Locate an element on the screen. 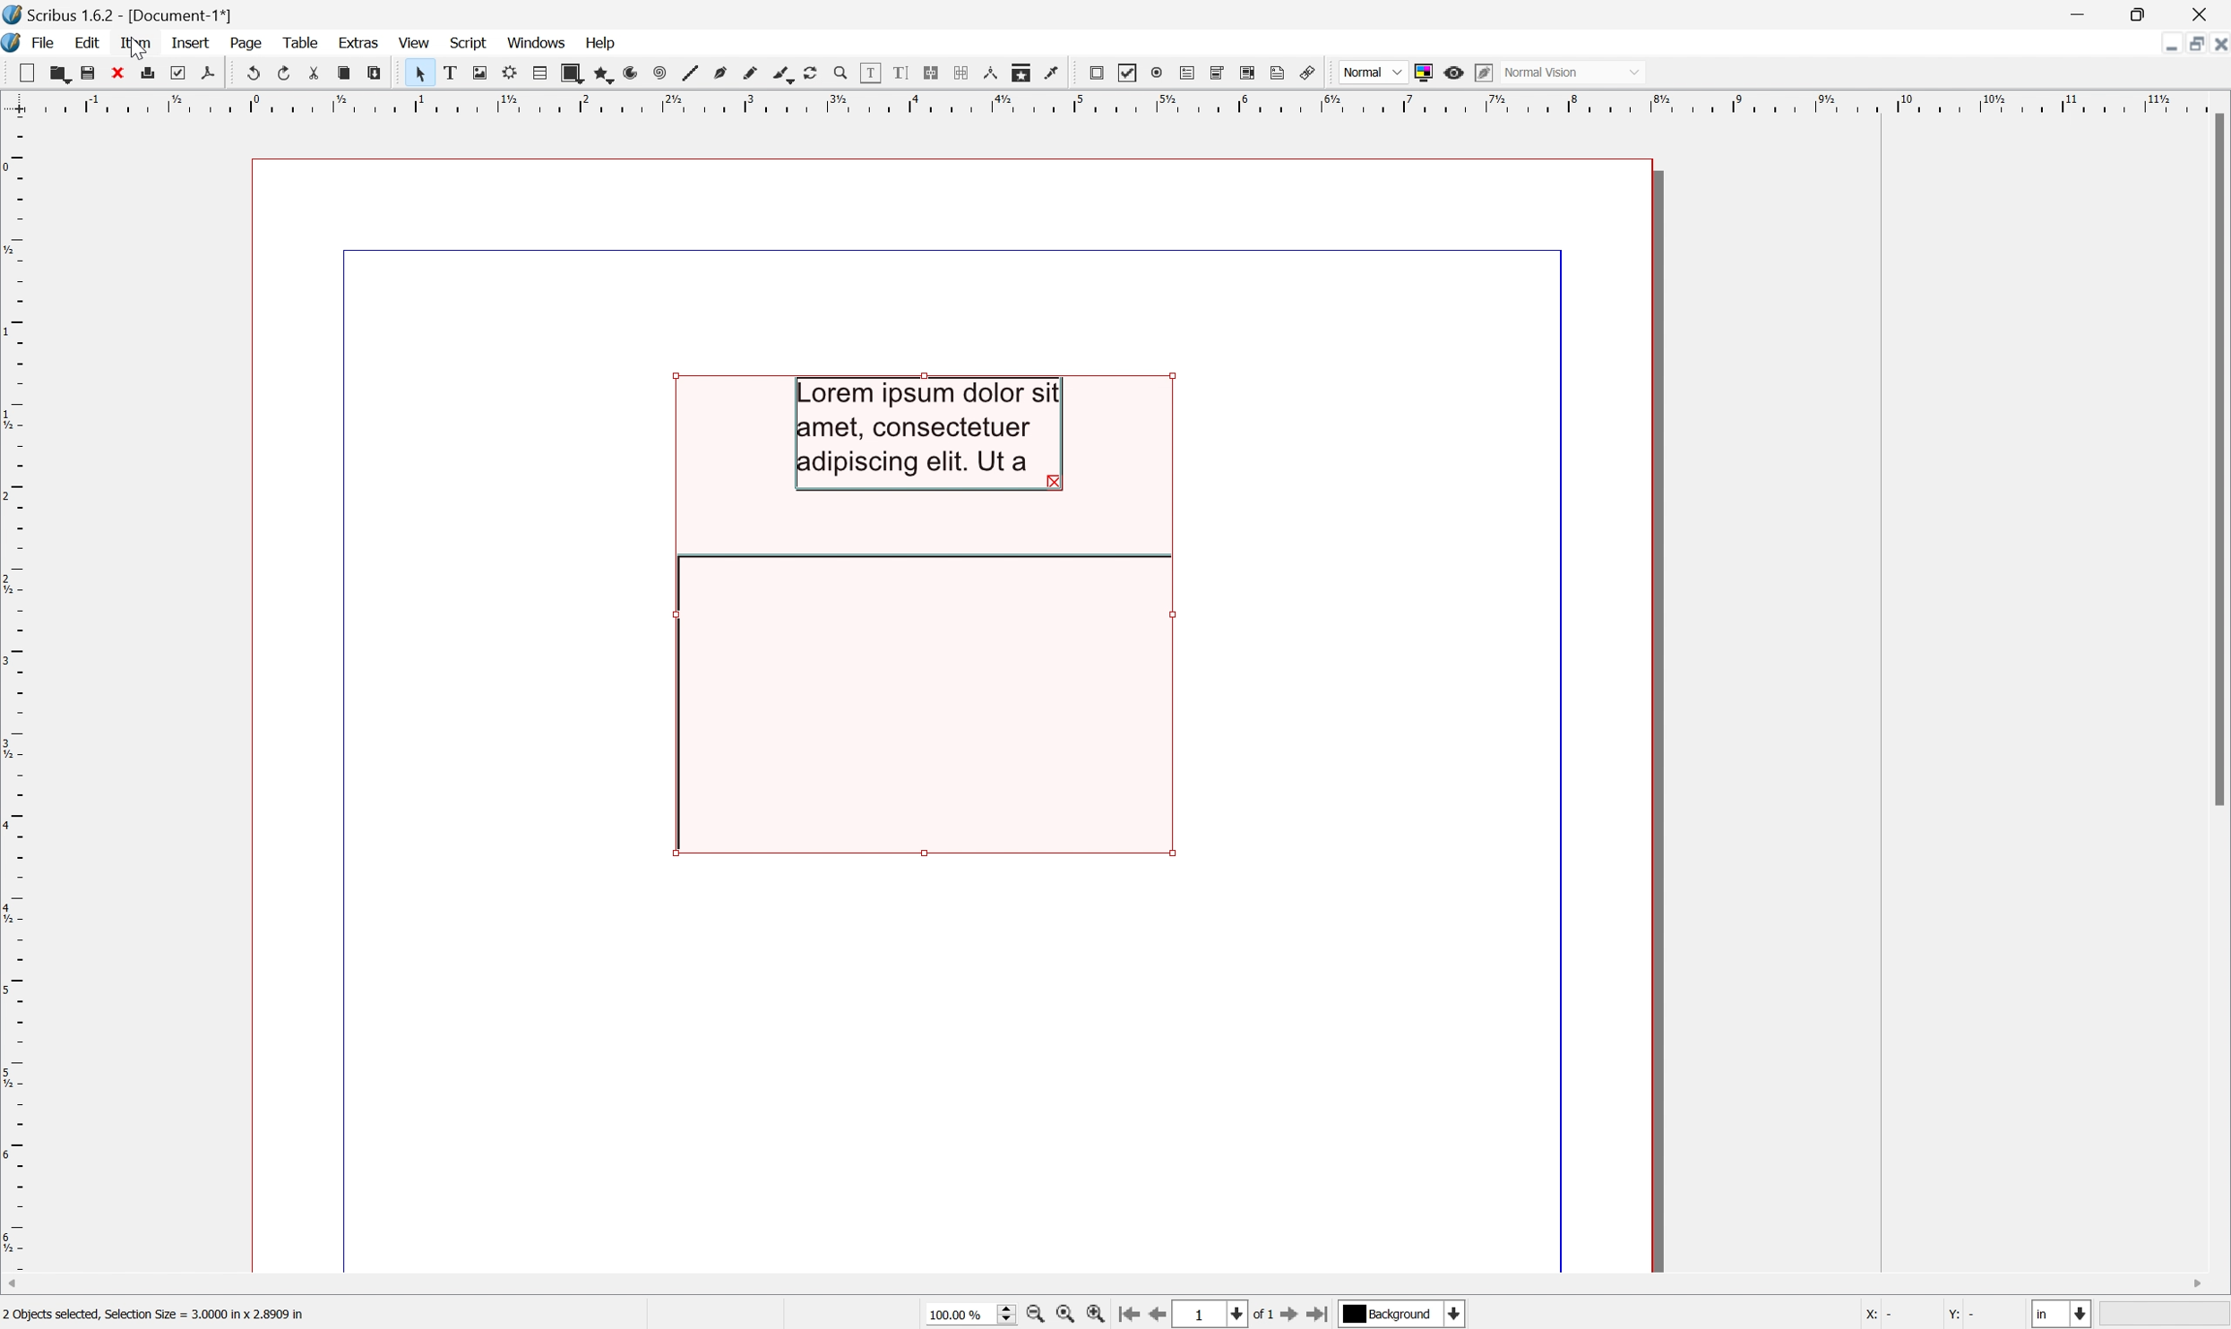 The image size is (2231, 1329). Select the current page is located at coordinates (1215, 1313).